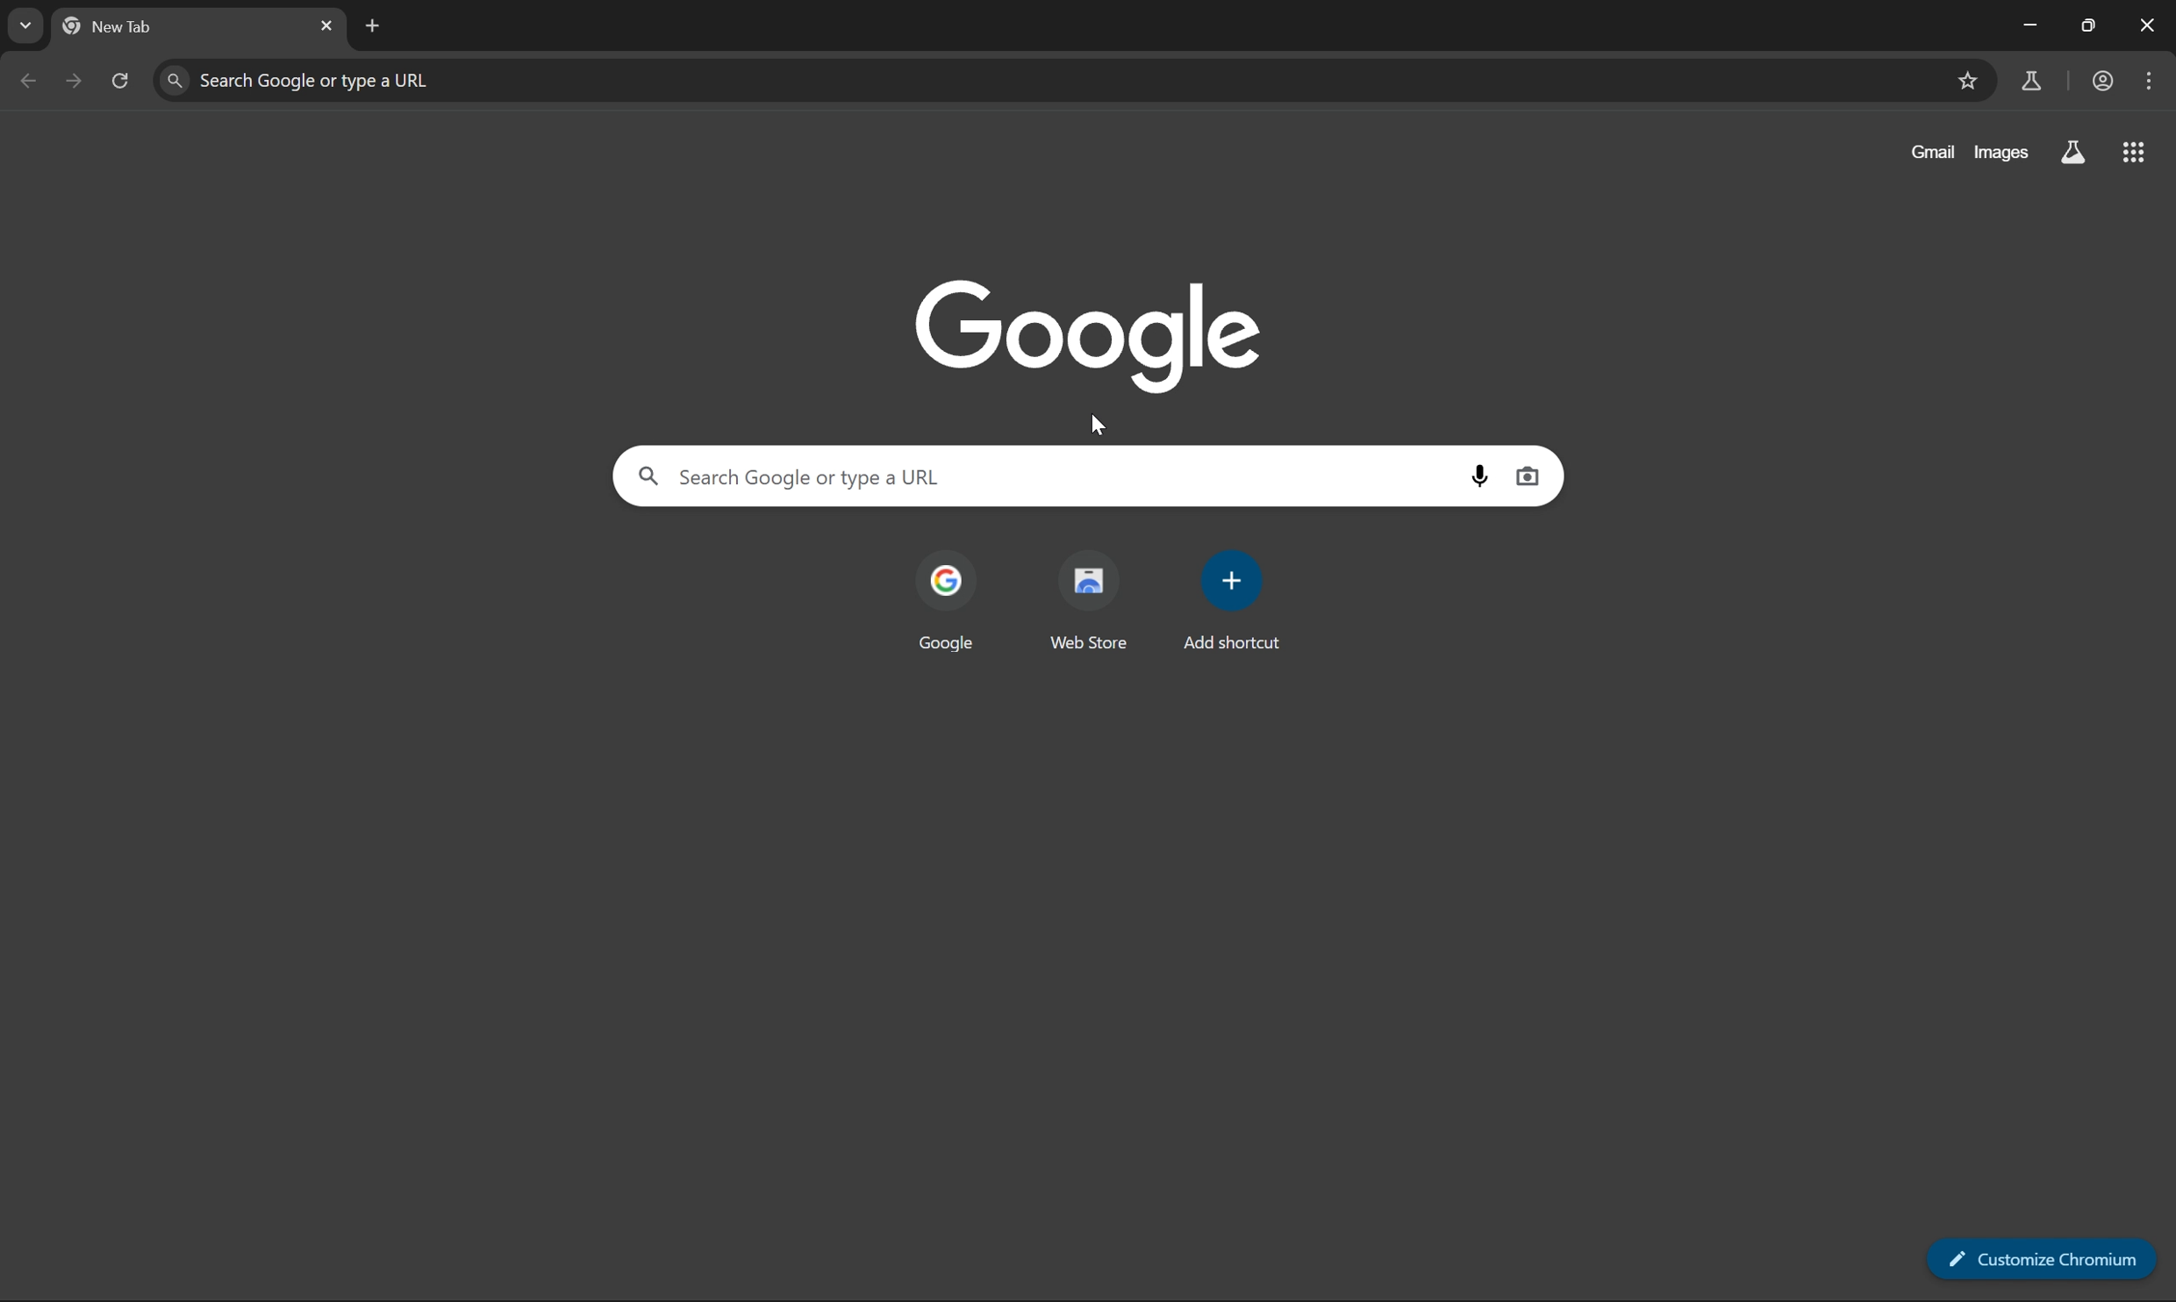  Describe the element at coordinates (328, 28) in the screenshot. I see `close` at that location.